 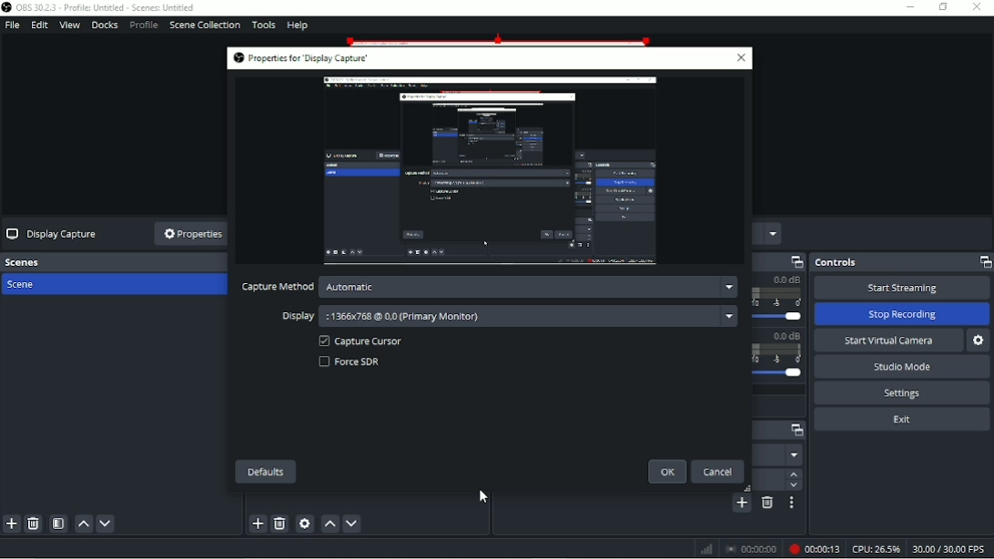 I want to click on Move scene up, so click(x=83, y=524).